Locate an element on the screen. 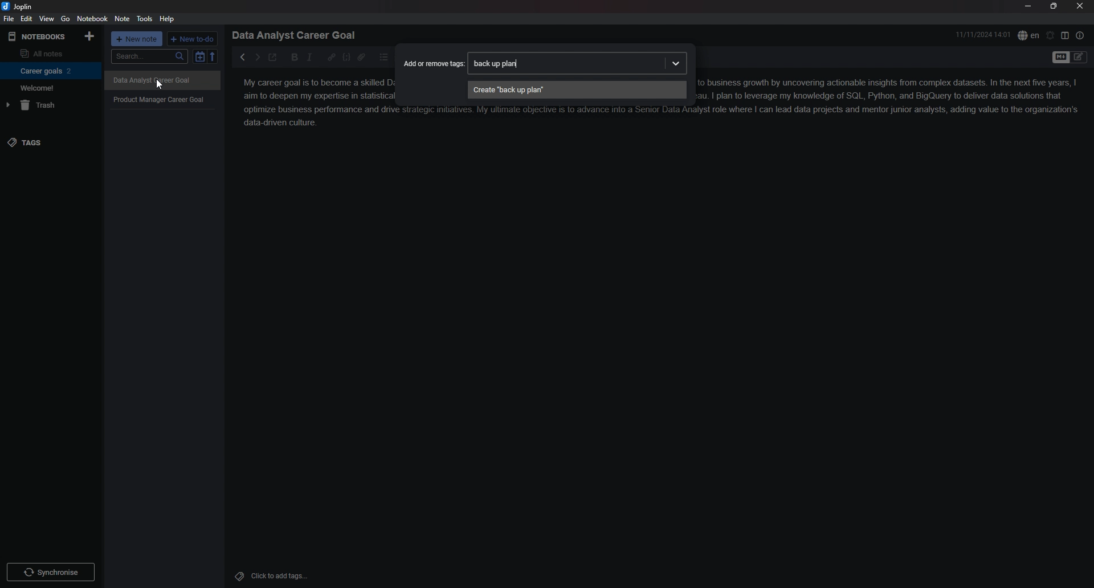  tools is located at coordinates (145, 19).